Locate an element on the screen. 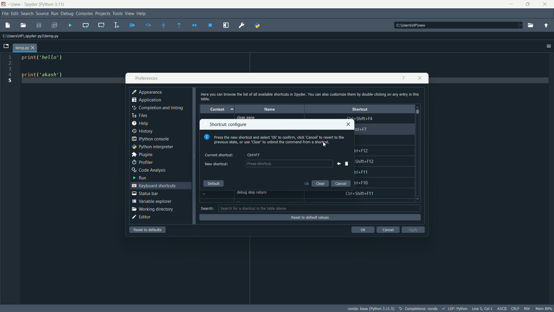  current shortcut is located at coordinates (220, 155).